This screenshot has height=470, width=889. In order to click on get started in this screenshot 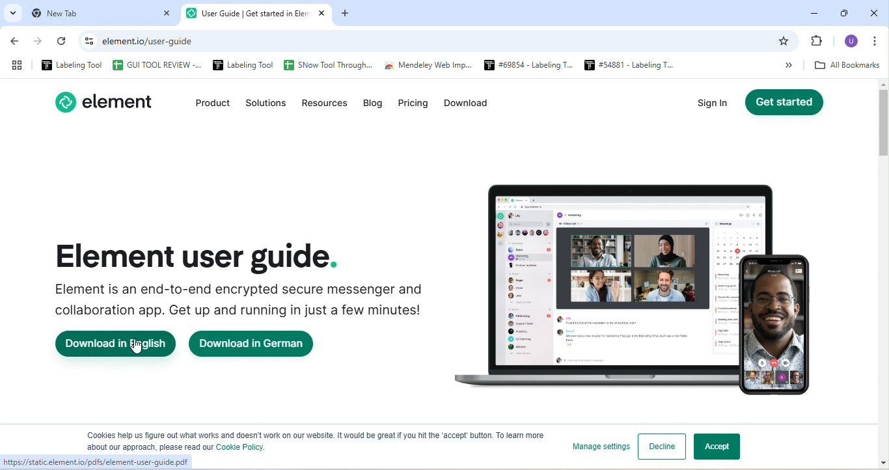, I will do `click(785, 103)`.